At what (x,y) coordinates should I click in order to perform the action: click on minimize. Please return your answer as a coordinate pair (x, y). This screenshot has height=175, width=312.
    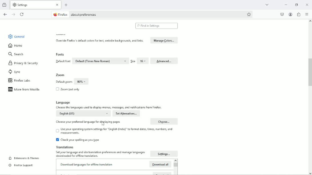
    Looking at the image, I should click on (285, 4).